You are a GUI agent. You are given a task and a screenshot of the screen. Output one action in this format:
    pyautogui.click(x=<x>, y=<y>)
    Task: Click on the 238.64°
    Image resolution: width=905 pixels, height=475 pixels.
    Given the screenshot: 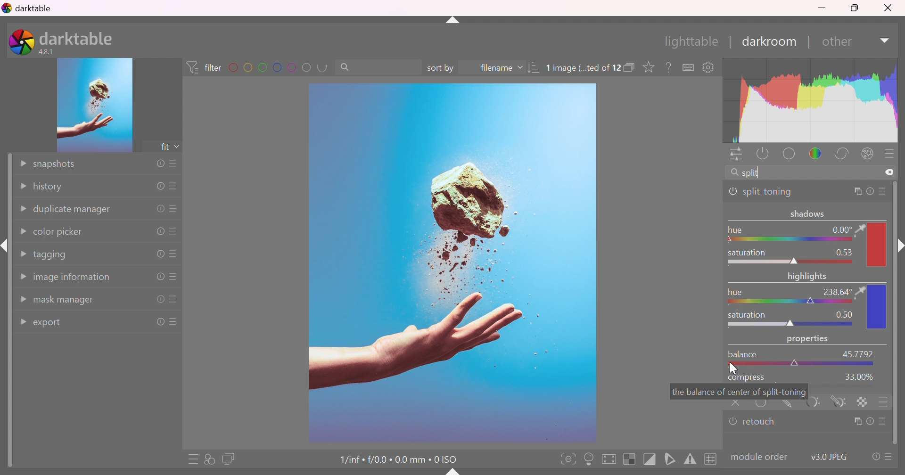 What is the action you would take?
    pyautogui.click(x=837, y=291)
    